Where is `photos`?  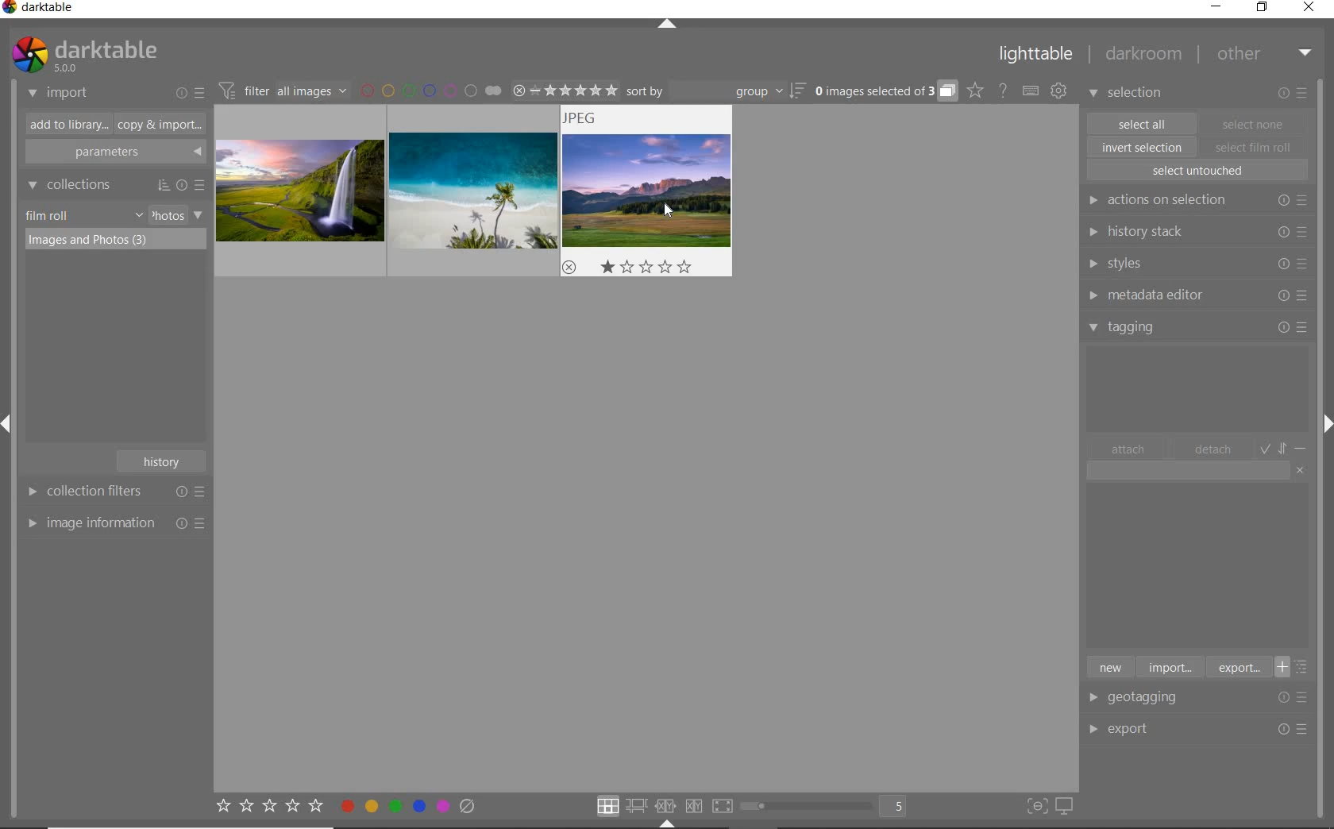
photos is located at coordinates (167, 215).